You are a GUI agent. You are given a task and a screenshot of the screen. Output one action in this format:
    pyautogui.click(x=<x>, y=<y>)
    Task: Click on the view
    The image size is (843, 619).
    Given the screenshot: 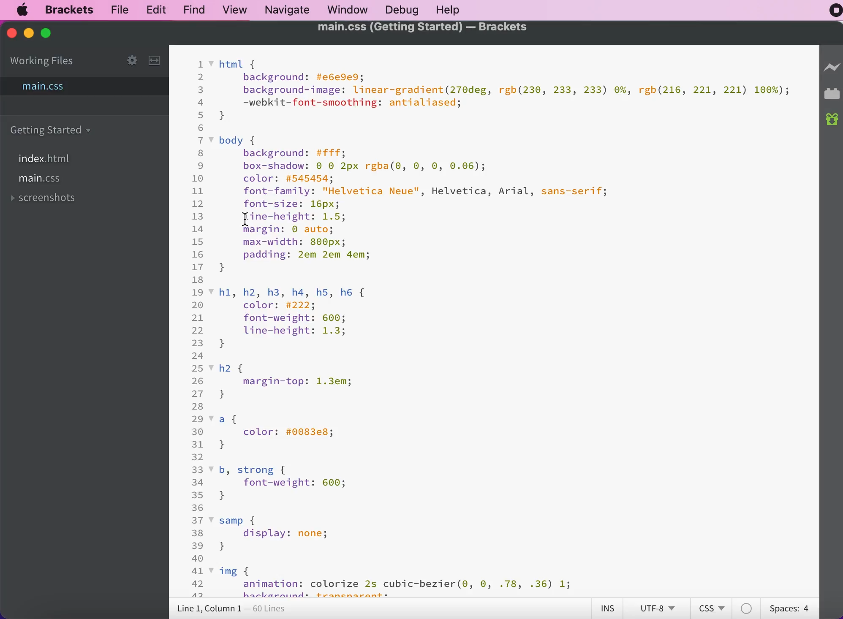 What is the action you would take?
    pyautogui.click(x=236, y=9)
    